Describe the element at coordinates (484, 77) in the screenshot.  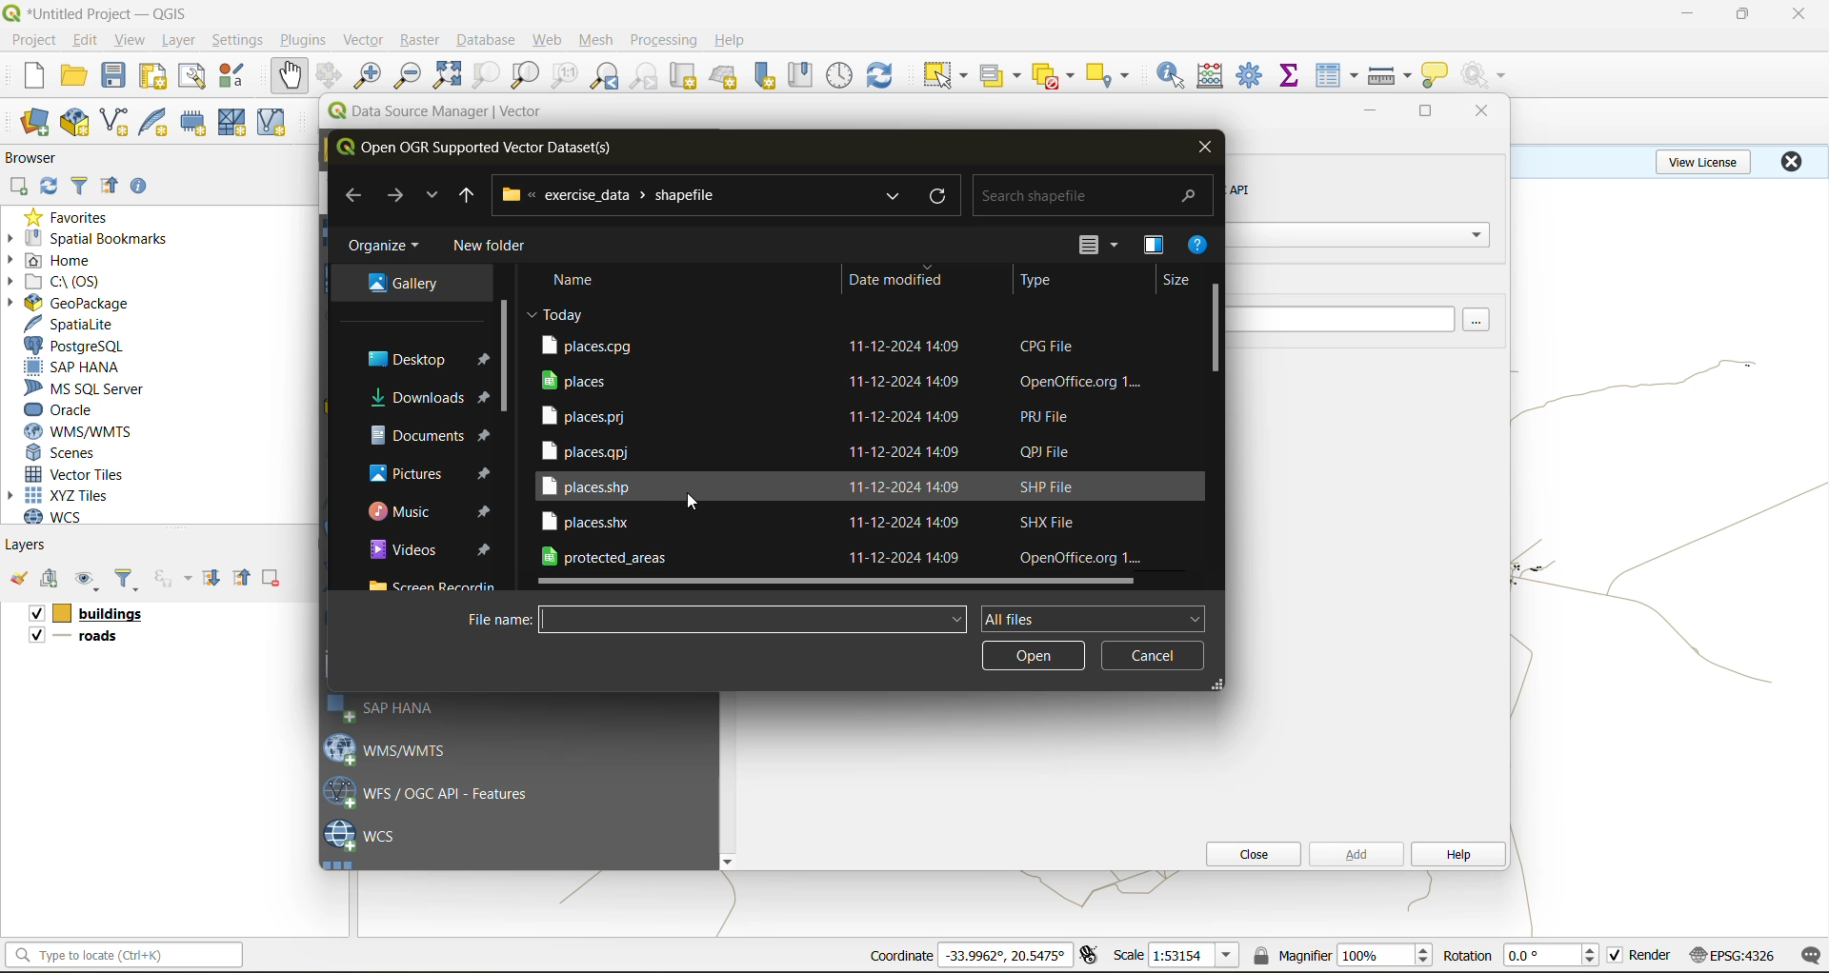
I see `zoom selection` at that location.